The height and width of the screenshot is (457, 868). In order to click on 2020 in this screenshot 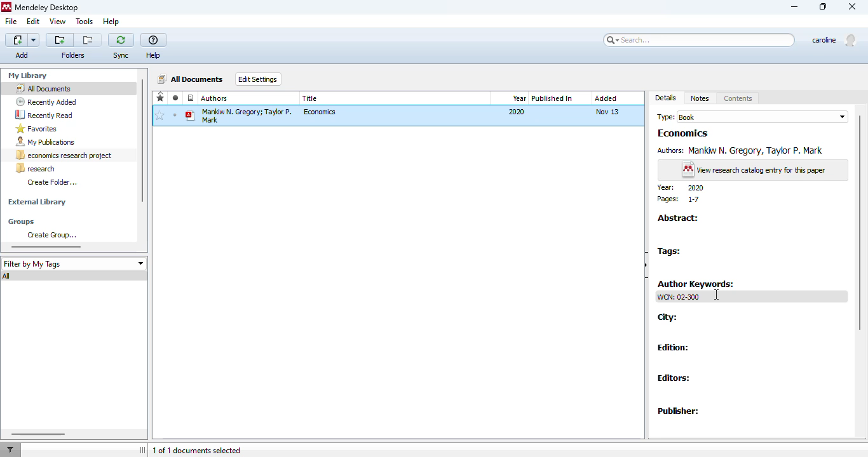, I will do `click(517, 112)`.